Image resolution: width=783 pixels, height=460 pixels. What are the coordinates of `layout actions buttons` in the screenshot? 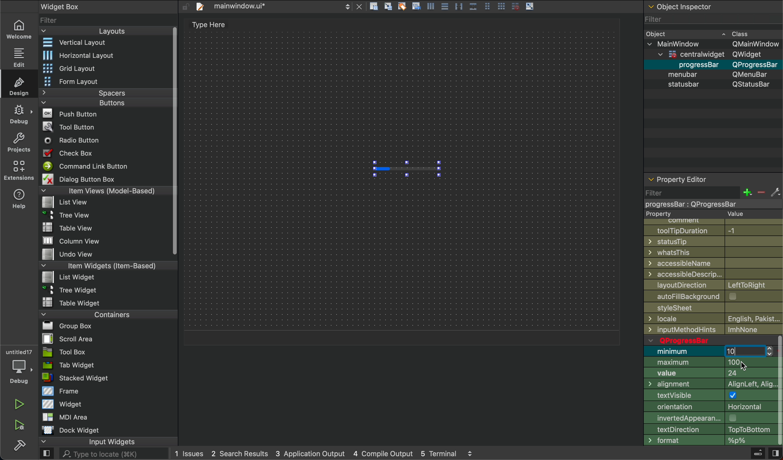 It's located at (451, 7).